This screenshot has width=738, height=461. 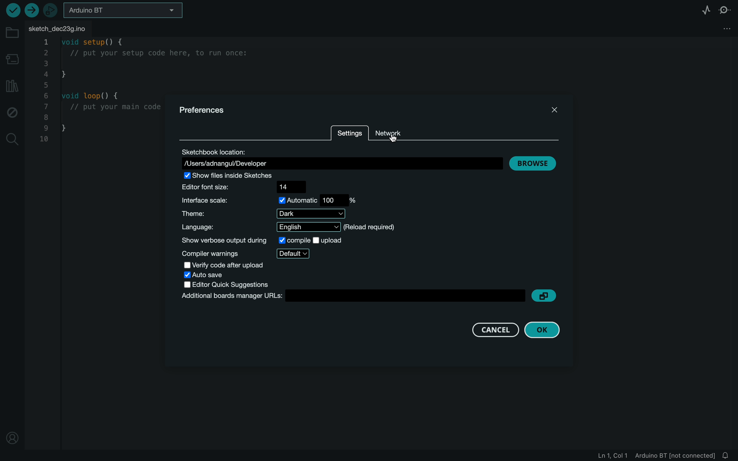 I want to click on cancel, so click(x=493, y=329).